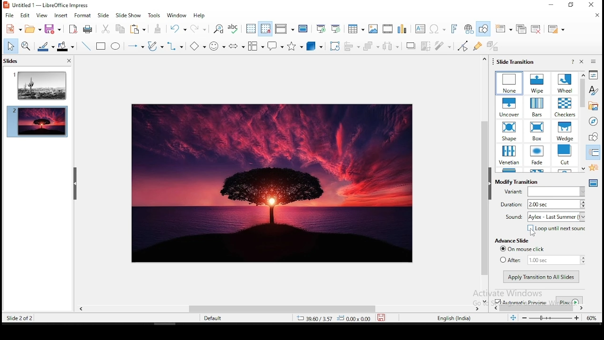 The width and height of the screenshot is (604, 340). I want to click on arrange, so click(373, 46).